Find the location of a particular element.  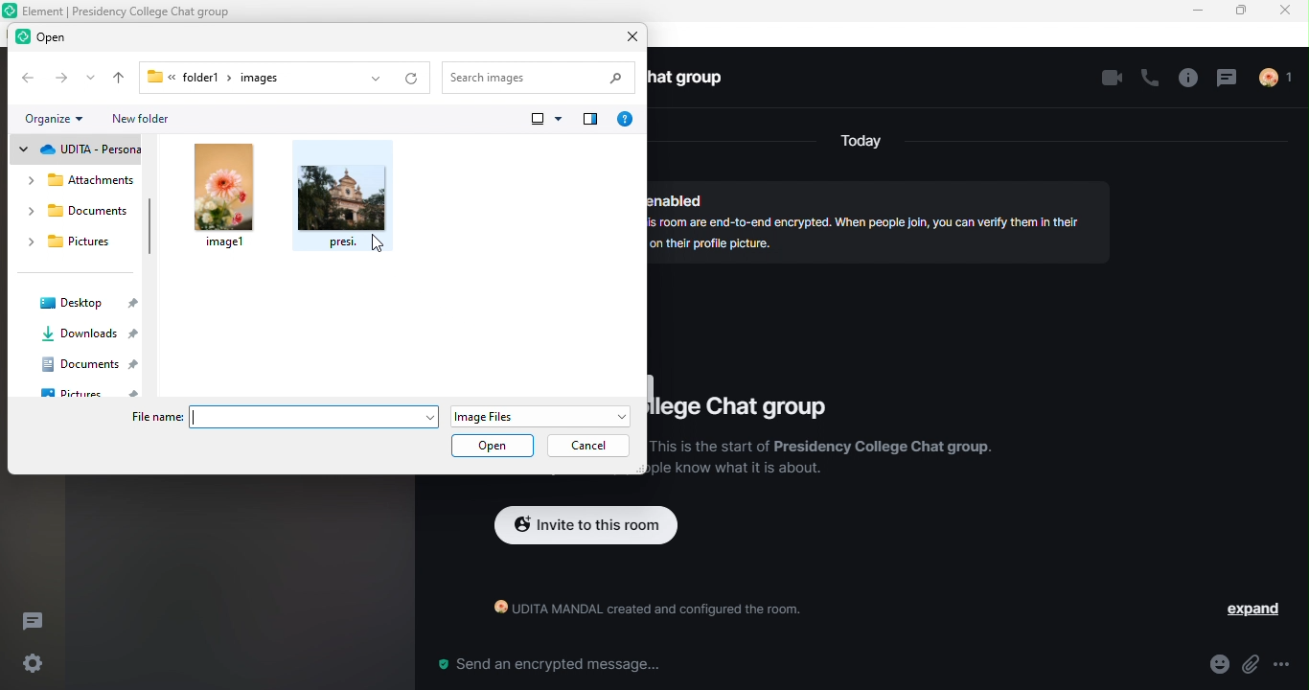

forward is located at coordinates (63, 78).